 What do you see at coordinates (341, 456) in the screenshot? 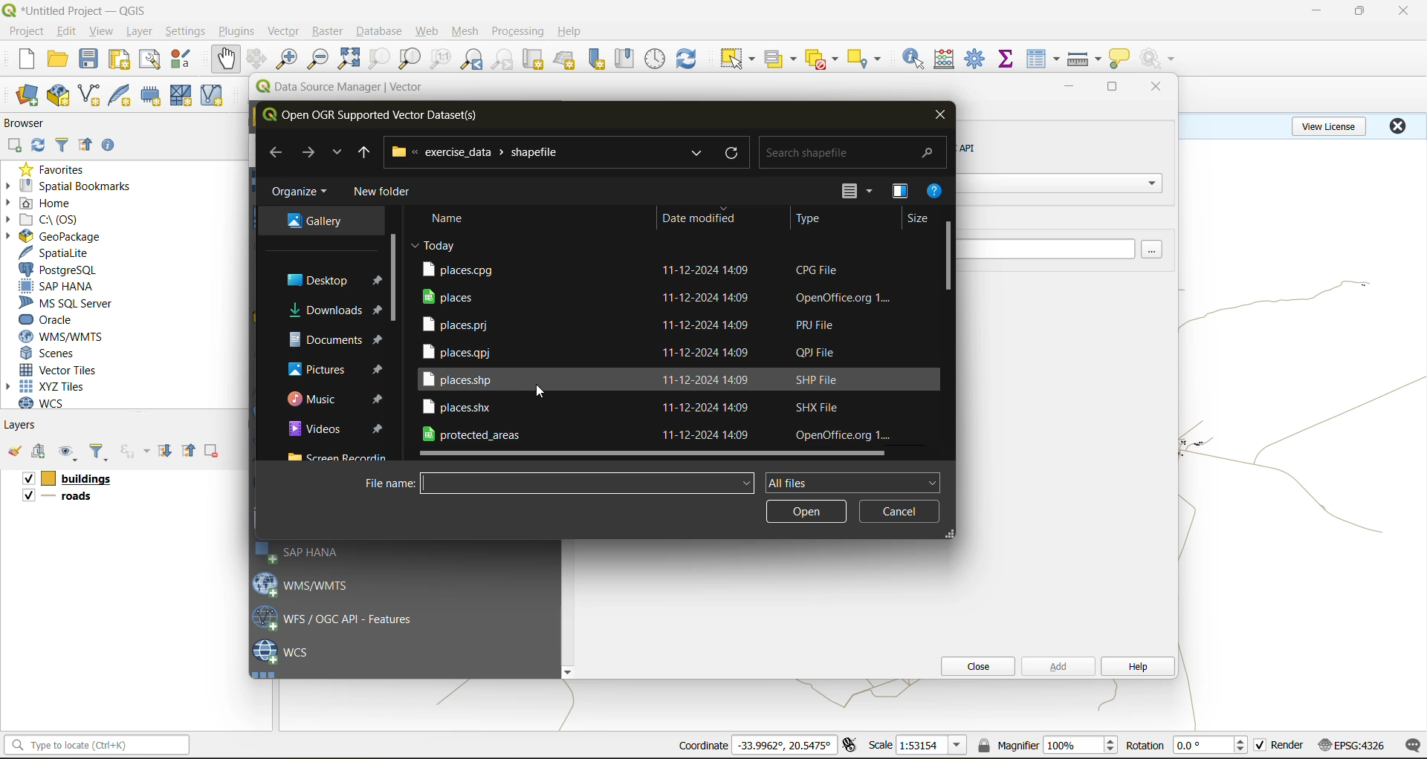
I see `folder explorer` at bounding box center [341, 456].